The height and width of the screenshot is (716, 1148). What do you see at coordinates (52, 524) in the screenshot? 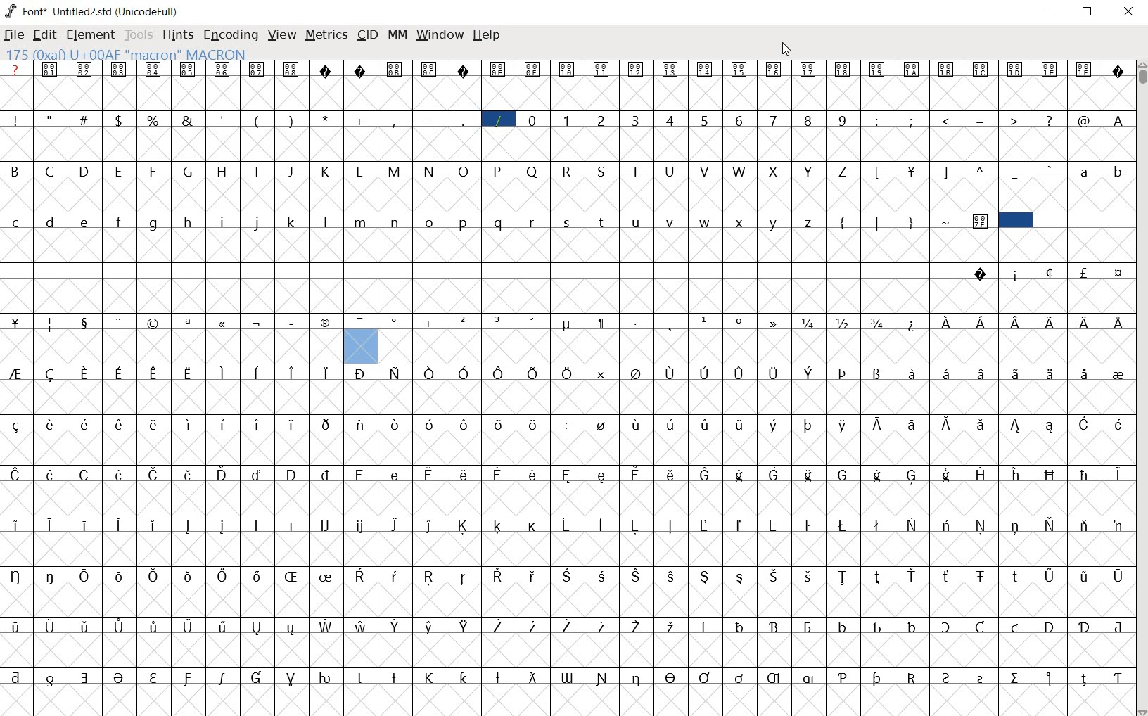
I see `Symbol` at bounding box center [52, 524].